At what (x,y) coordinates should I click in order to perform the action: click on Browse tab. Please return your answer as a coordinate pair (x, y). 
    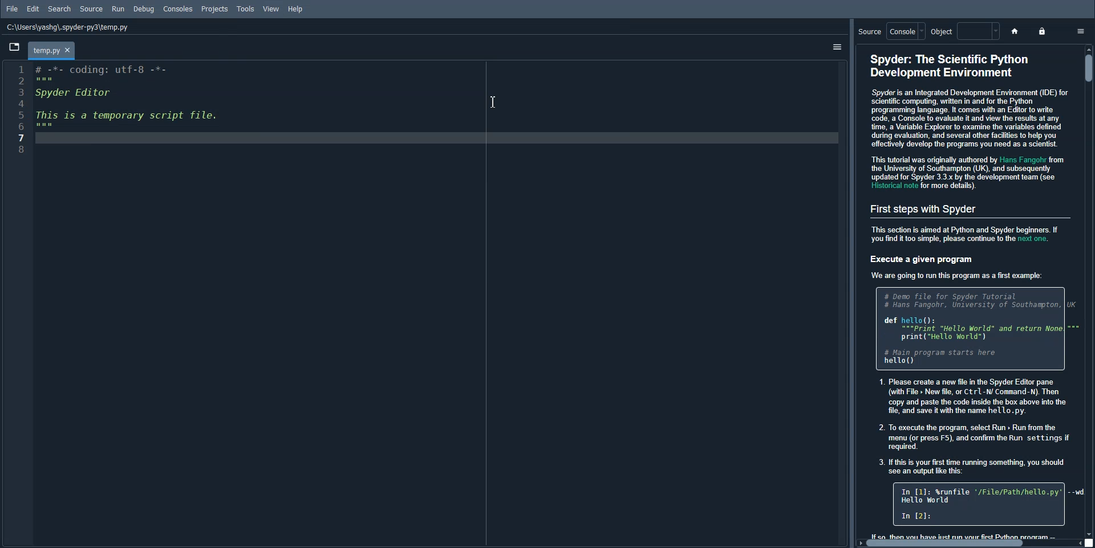
    Looking at the image, I should click on (14, 47).